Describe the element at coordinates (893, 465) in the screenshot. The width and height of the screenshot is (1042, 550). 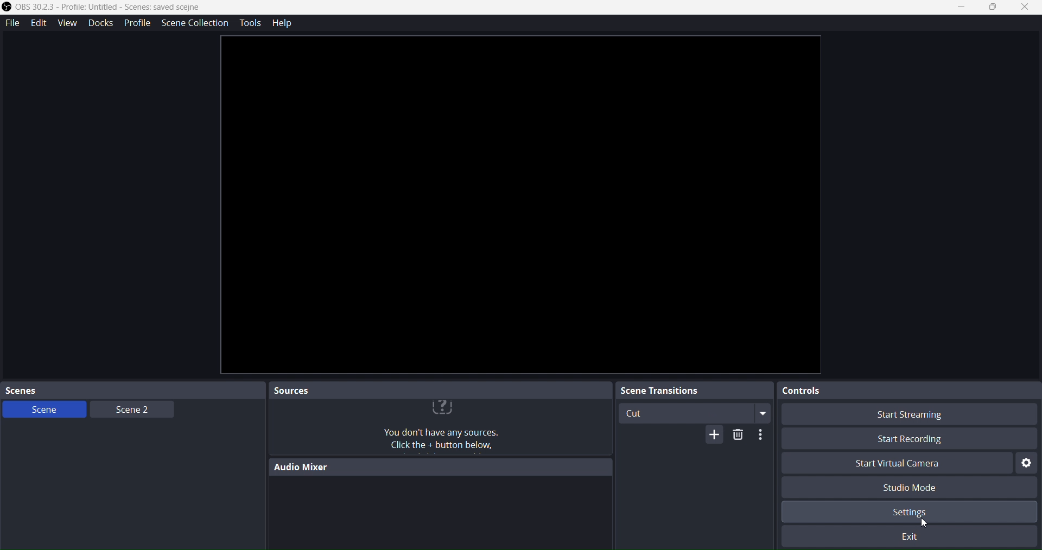
I see `Start Virtual Camera` at that location.